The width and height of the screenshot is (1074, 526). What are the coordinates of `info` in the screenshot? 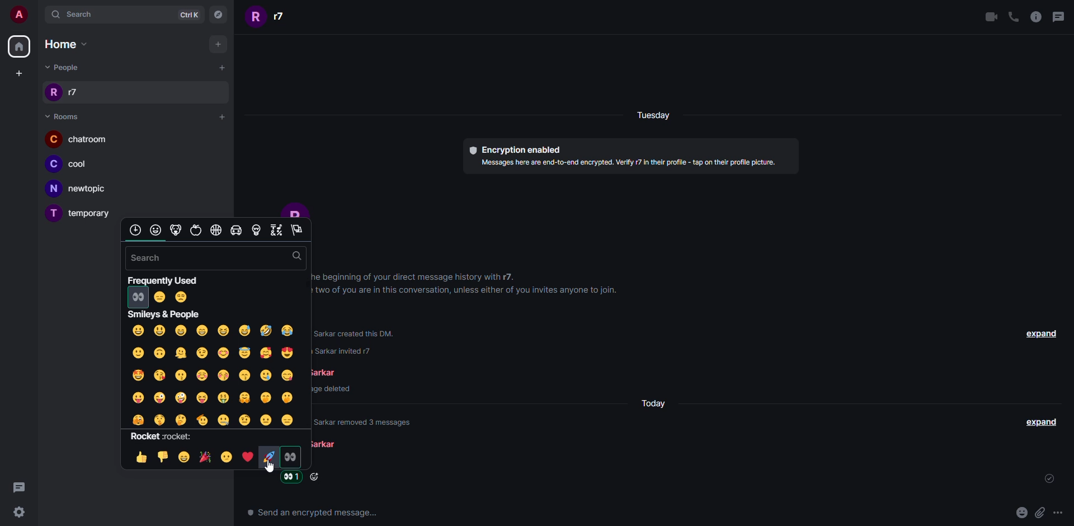 It's located at (370, 421).